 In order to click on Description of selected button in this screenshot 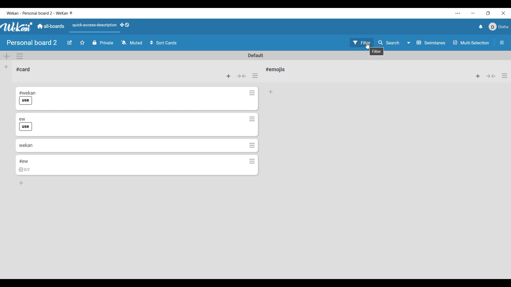, I will do `click(377, 51)`.